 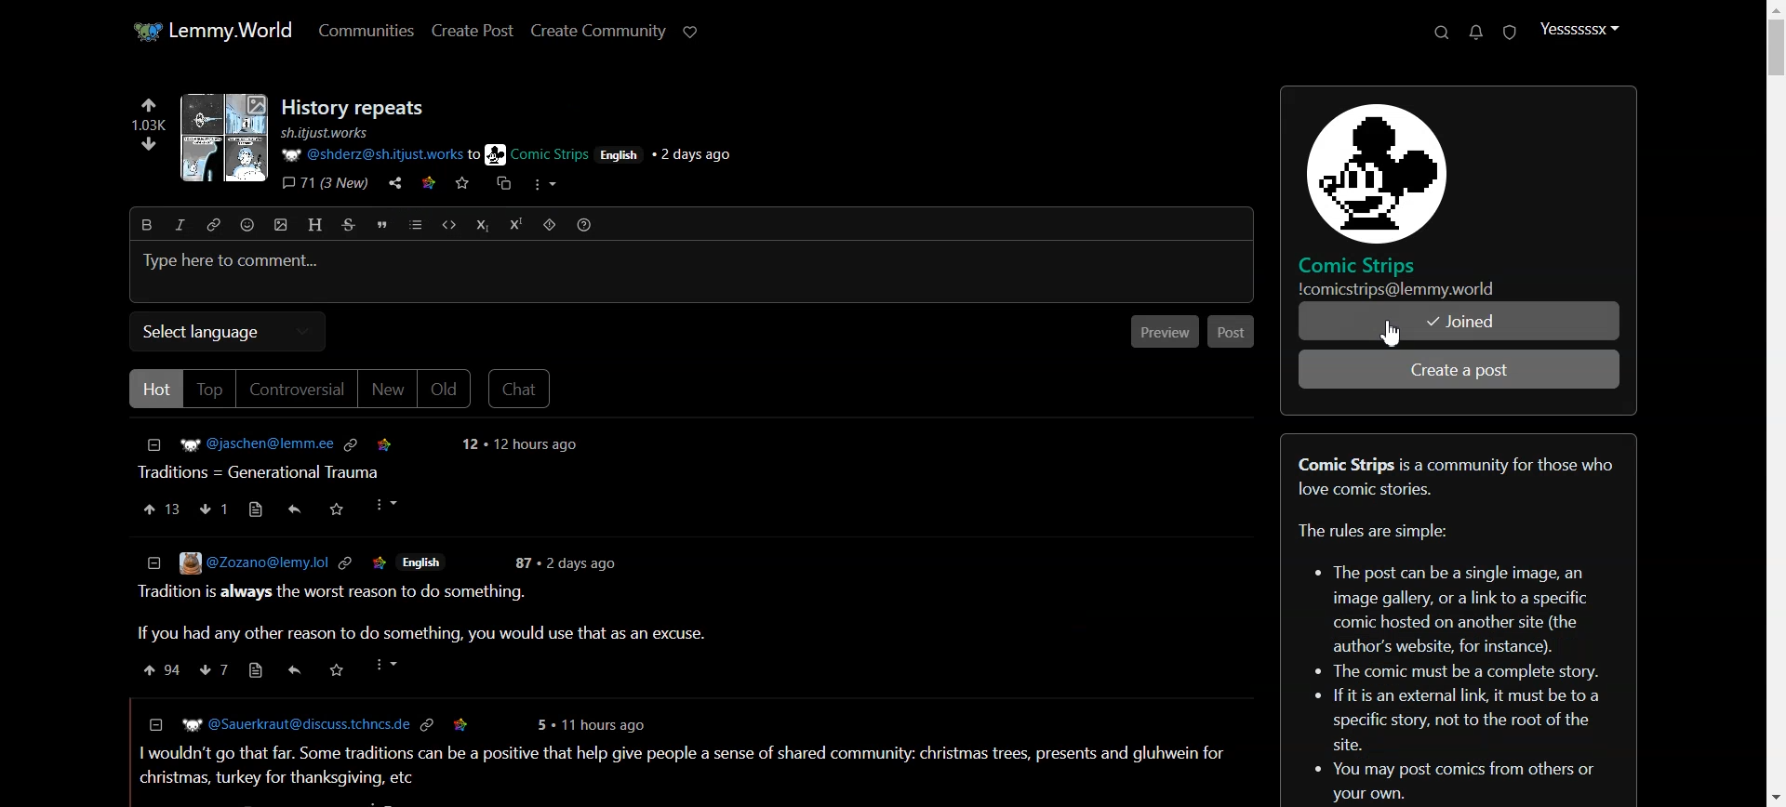 I want to click on English, so click(x=428, y=562).